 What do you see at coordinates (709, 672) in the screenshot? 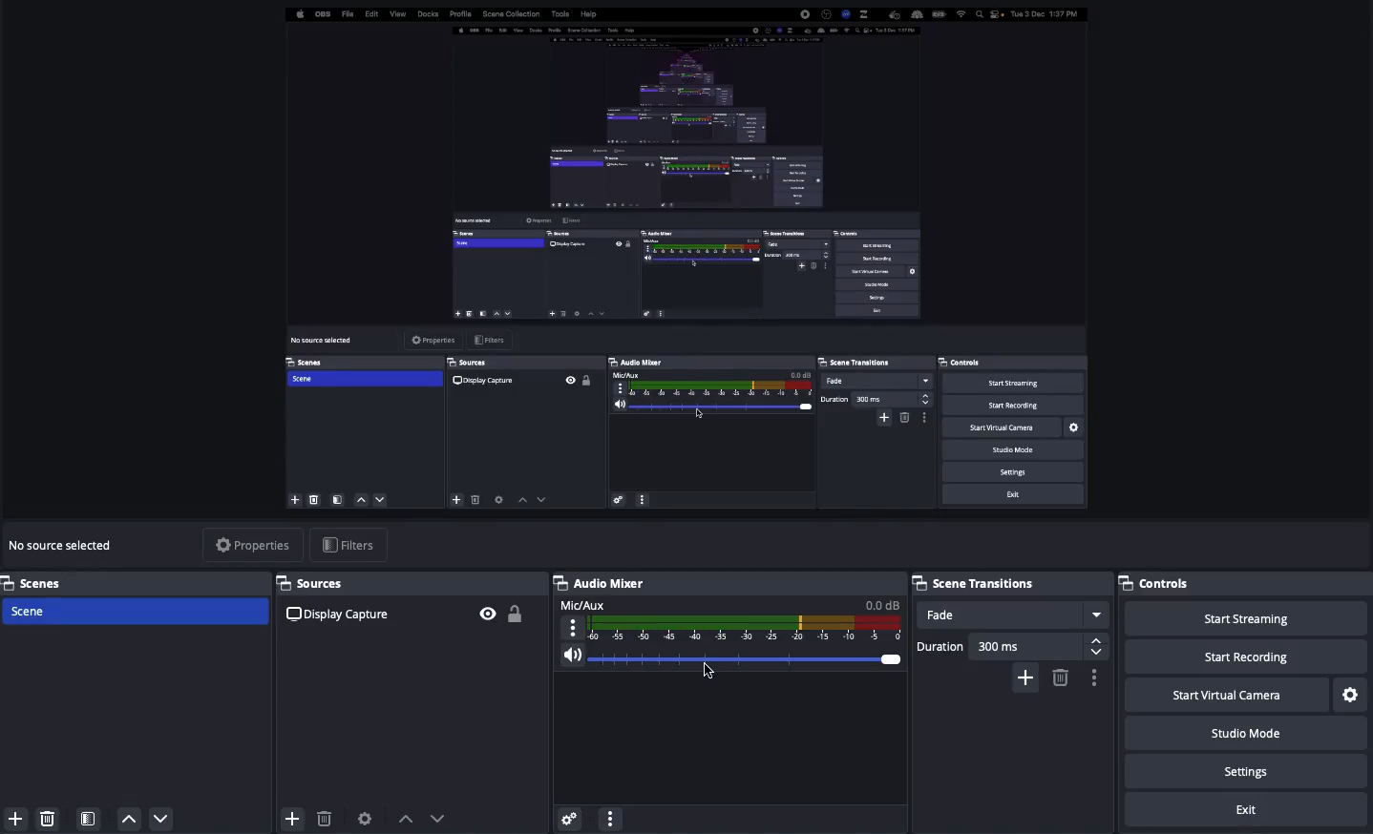
I see `Cursor` at bounding box center [709, 672].